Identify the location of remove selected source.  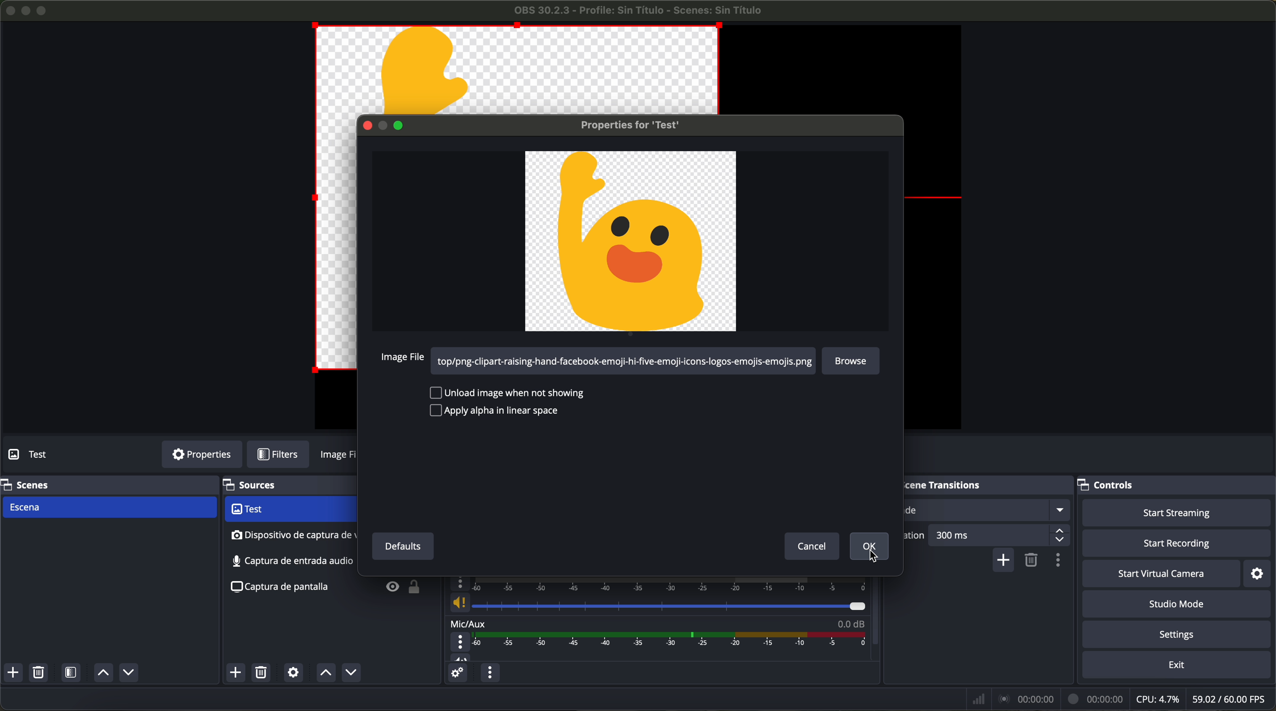
(263, 672).